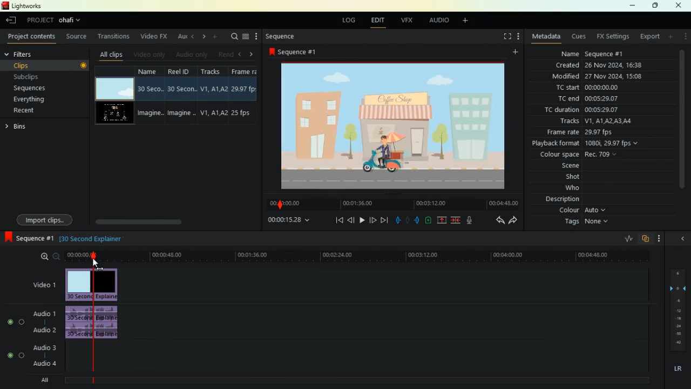  What do you see at coordinates (95, 285) in the screenshot?
I see `video` at bounding box center [95, 285].